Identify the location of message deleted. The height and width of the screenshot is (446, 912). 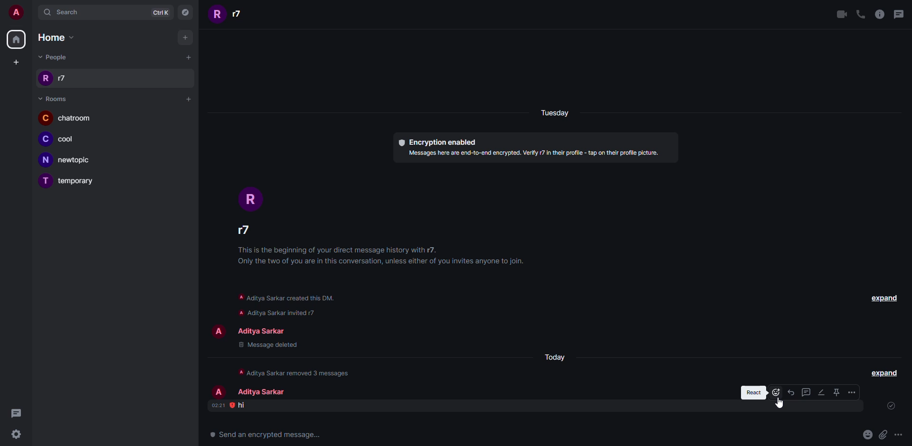
(266, 345).